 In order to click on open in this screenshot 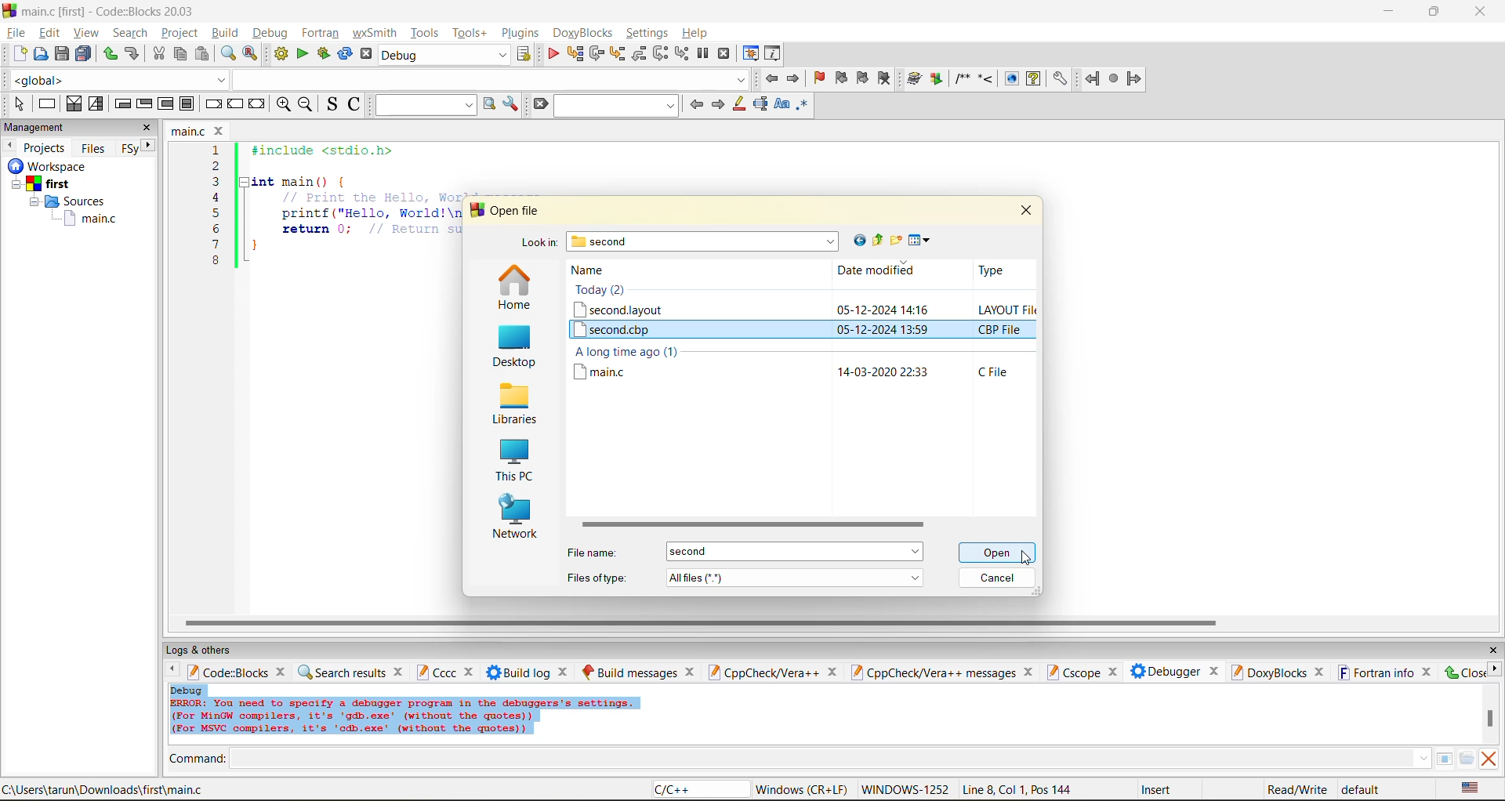, I will do `click(42, 54)`.